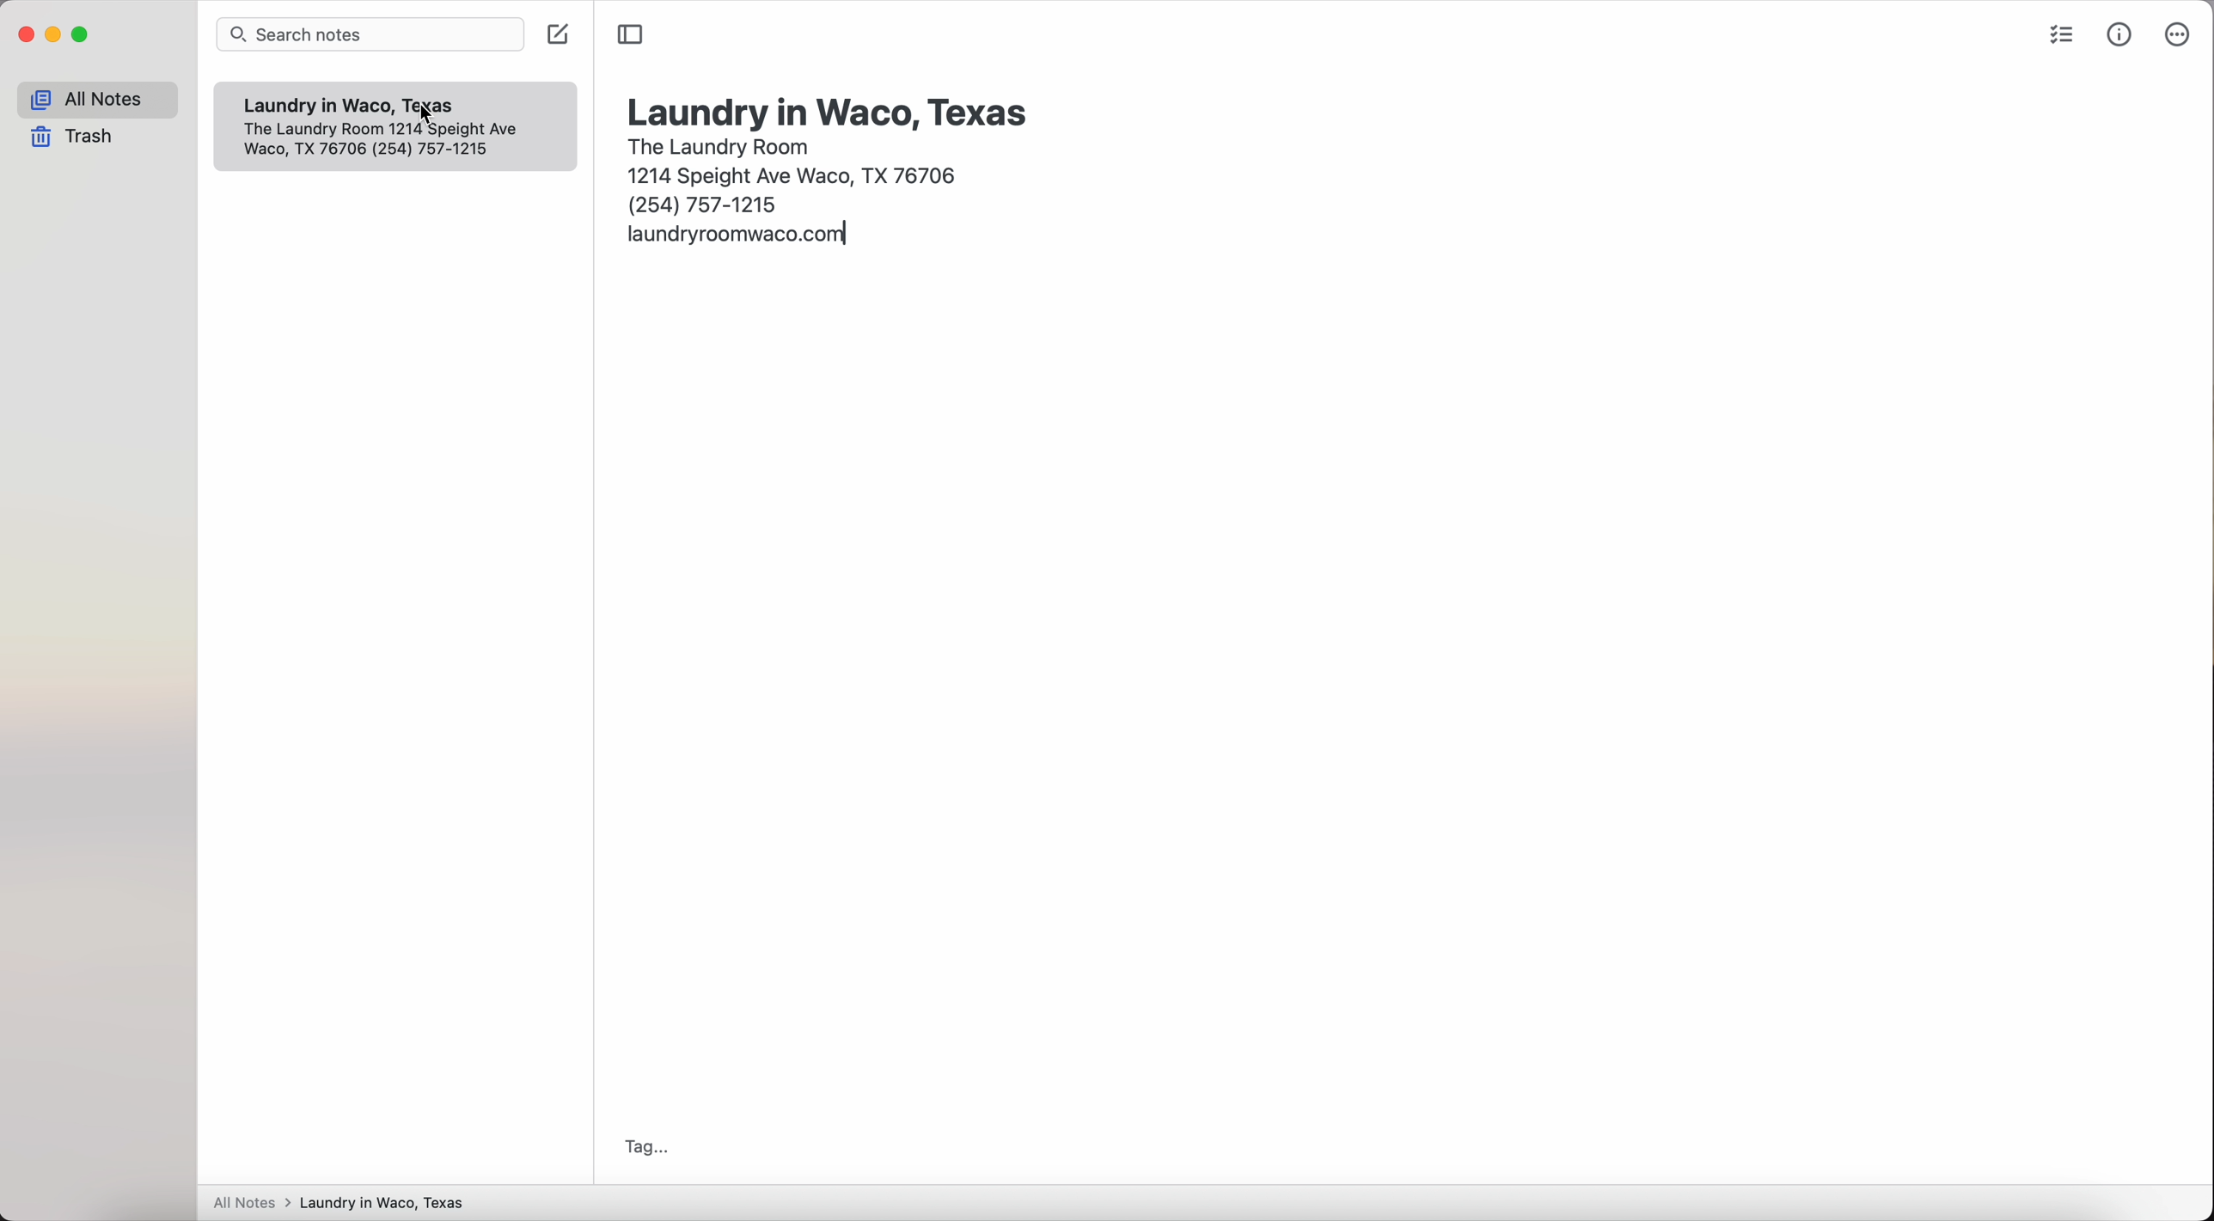  I want to click on (254) 757-1215, so click(705, 204).